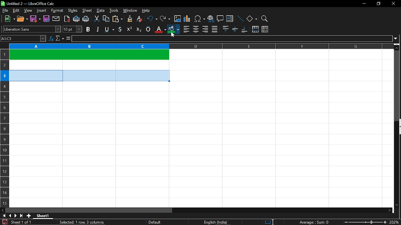 The image size is (401, 225). What do you see at coordinates (186, 29) in the screenshot?
I see `align left` at bounding box center [186, 29].